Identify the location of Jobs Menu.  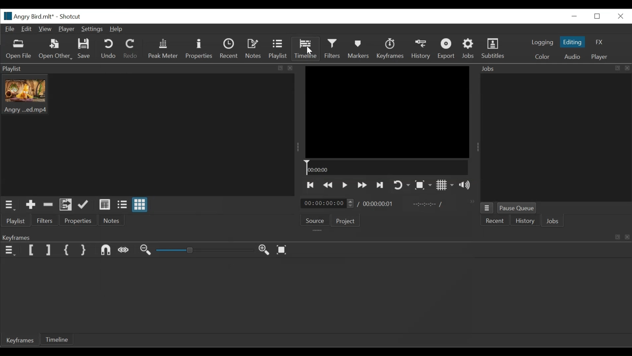
(487, 209).